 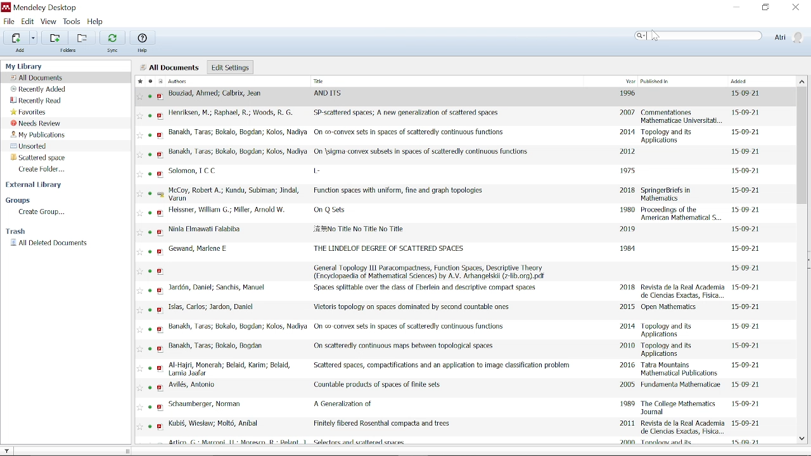 What do you see at coordinates (10, 21) in the screenshot?
I see `File` at bounding box center [10, 21].